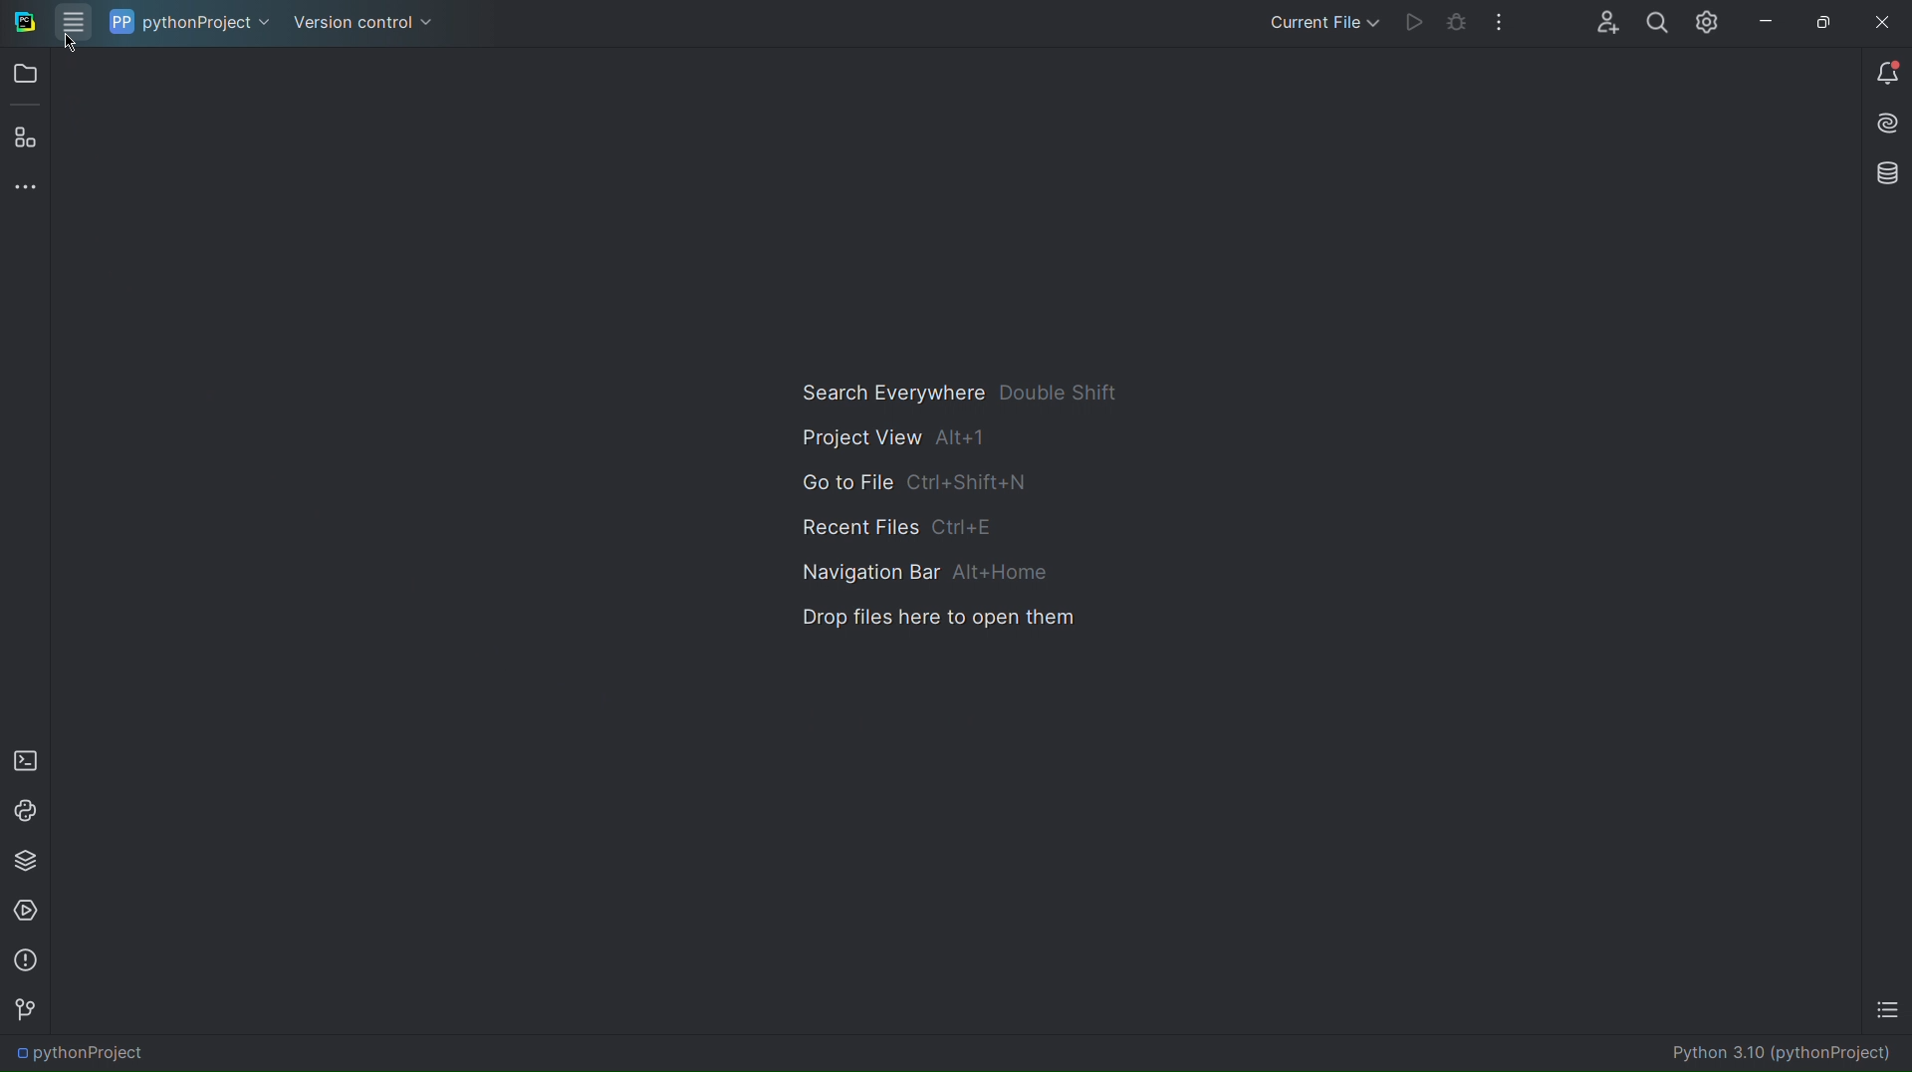  What do you see at coordinates (1454, 25) in the screenshot?
I see `Debug` at bounding box center [1454, 25].